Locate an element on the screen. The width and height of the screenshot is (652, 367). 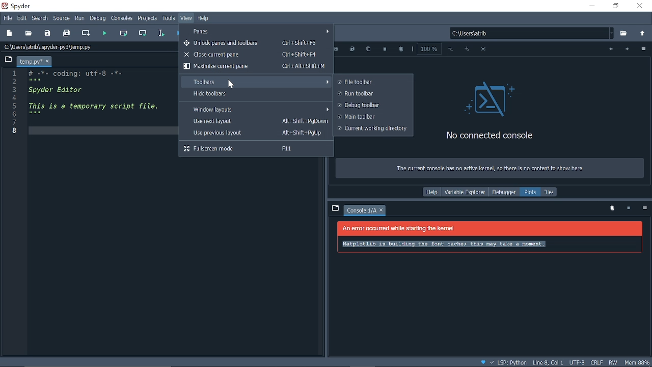
Plots is located at coordinates (531, 192).